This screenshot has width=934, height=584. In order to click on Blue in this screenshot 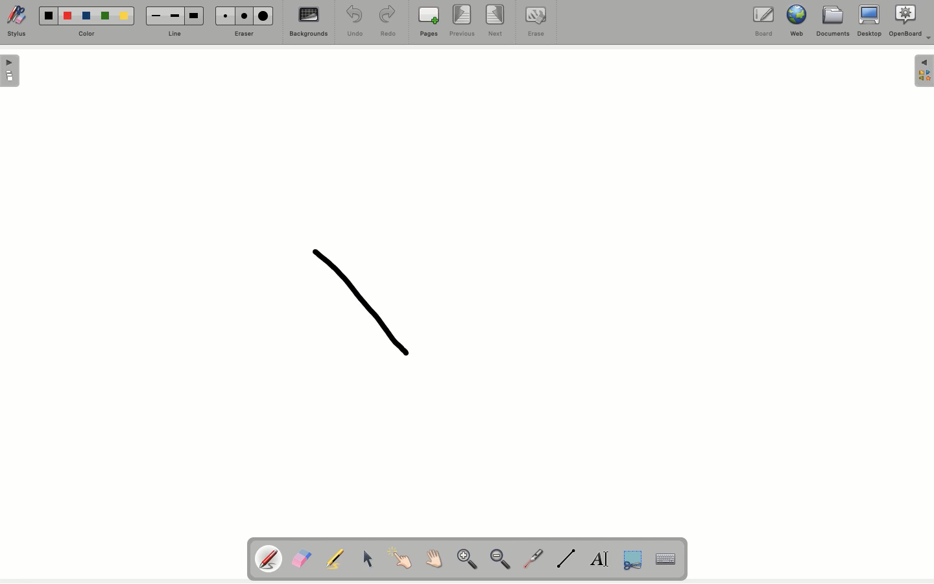, I will do `click(86, 14)`.